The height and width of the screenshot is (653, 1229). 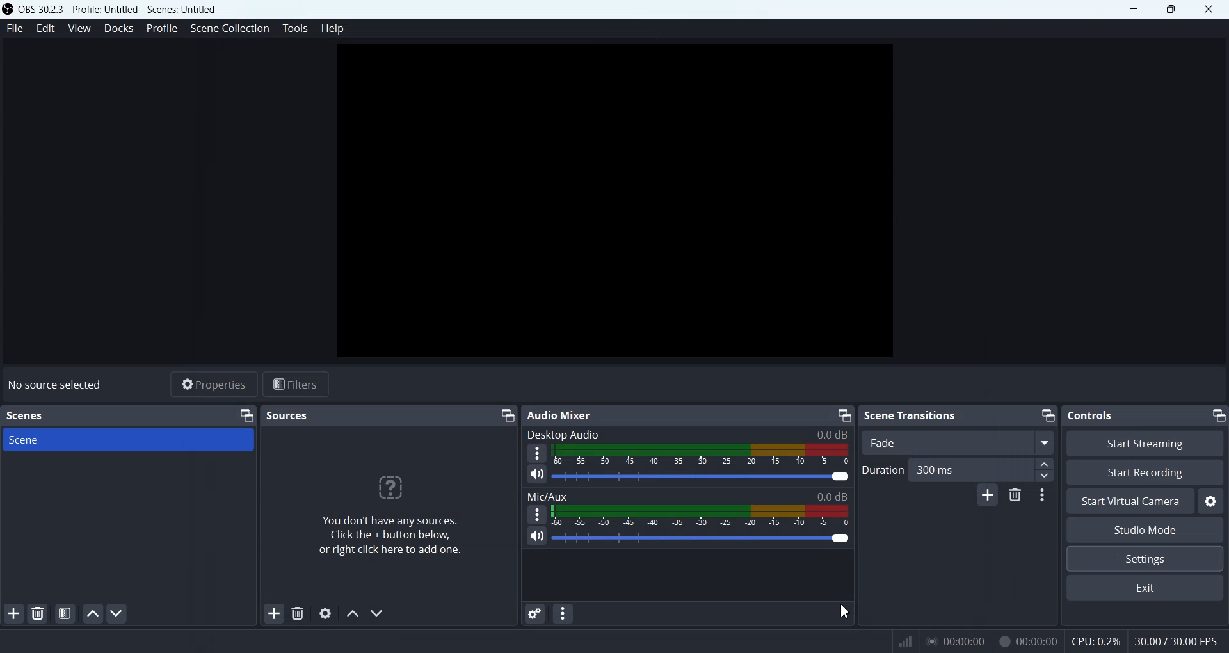 What do you see at coordinates (536, 513) in the screenshot?
I see `More` at bounding box center [536, 513].